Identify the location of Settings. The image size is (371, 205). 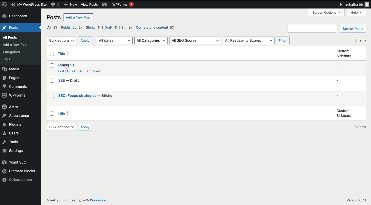
(13, 150).